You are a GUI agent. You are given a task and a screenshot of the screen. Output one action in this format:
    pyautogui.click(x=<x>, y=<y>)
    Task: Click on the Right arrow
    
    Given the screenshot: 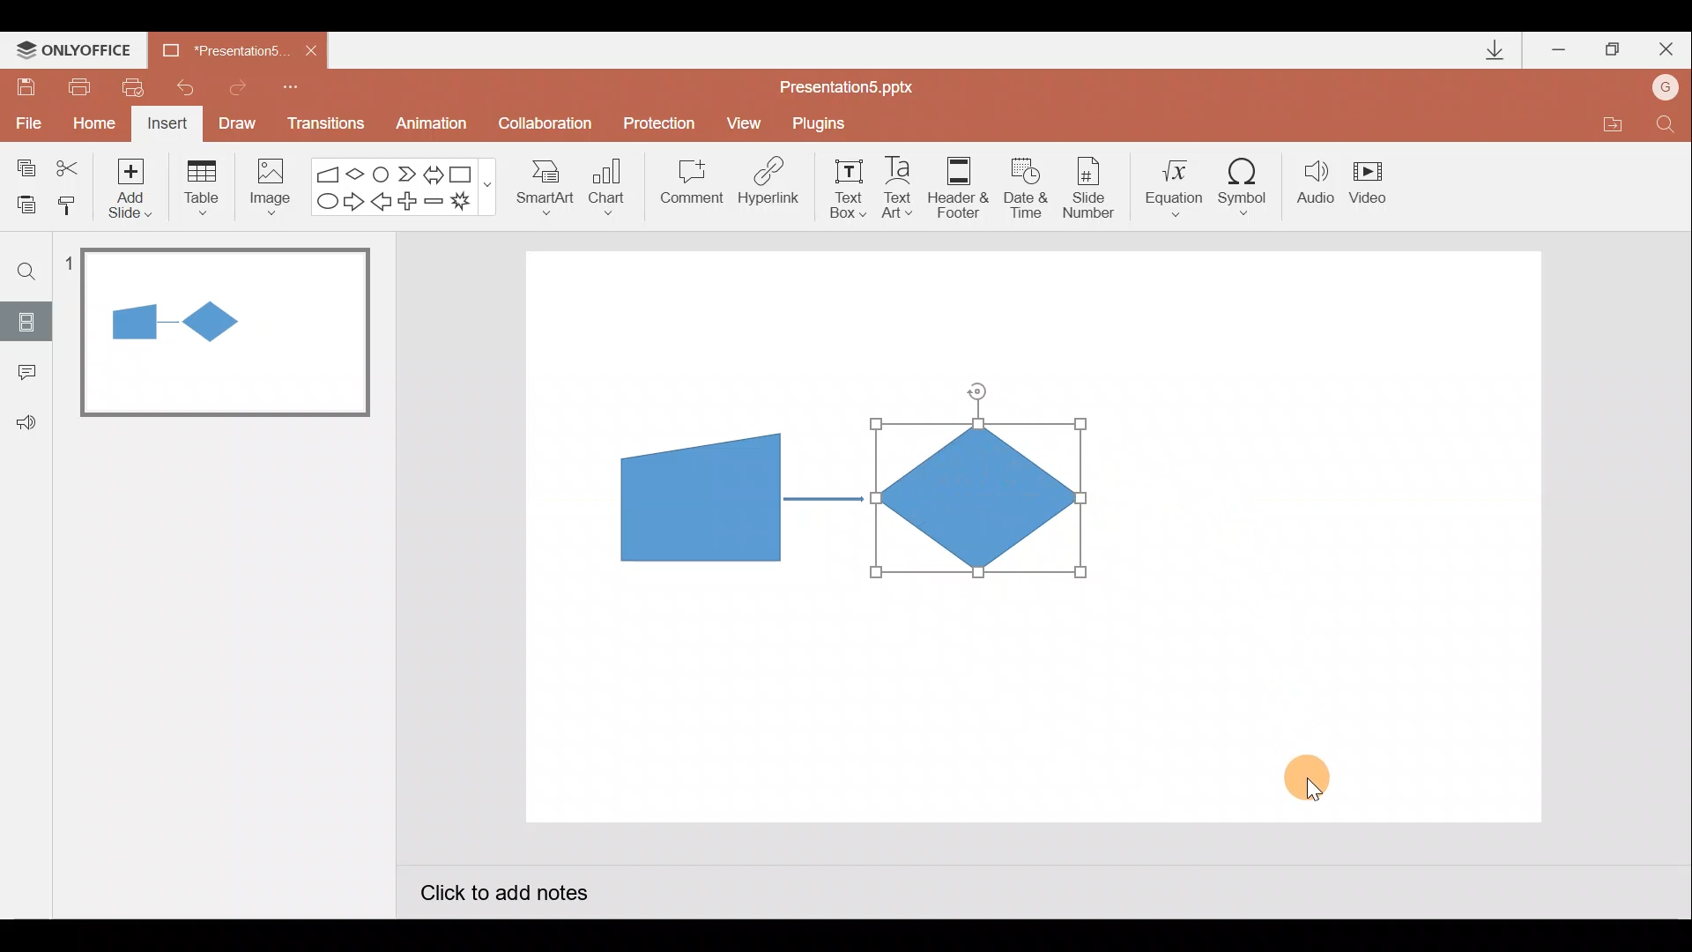 What is the action you would take?
    pyautogui.click(x=356, y=200)
    